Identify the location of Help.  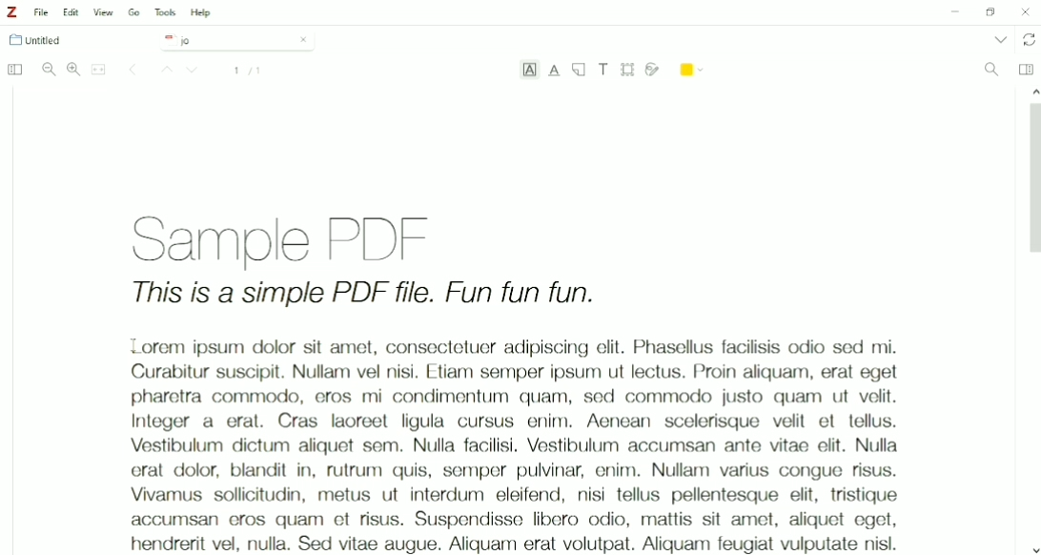
(202, 13).